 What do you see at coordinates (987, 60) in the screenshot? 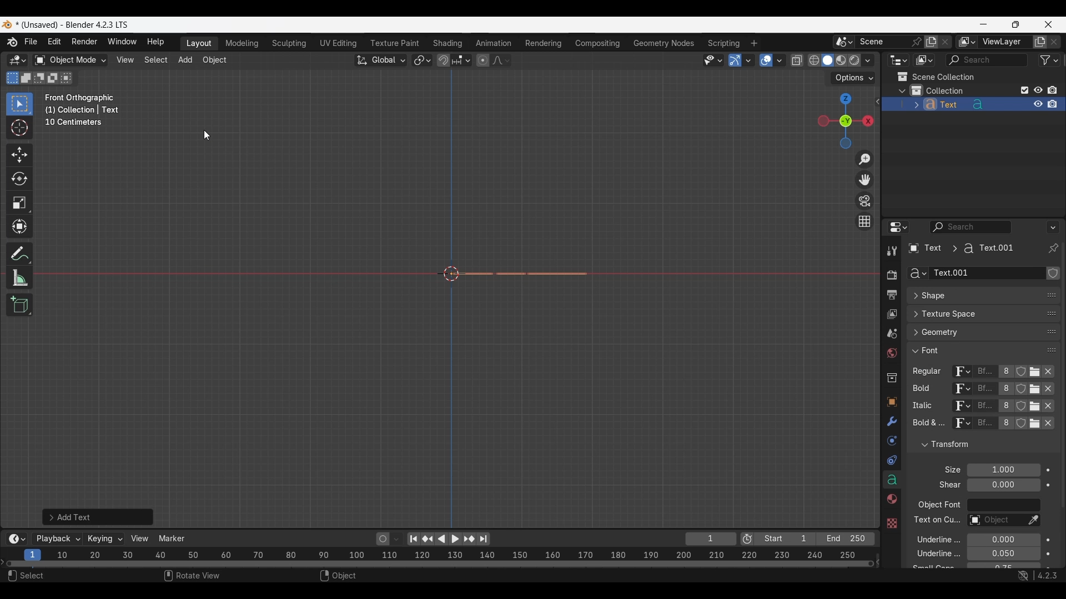
I see `Display filter` at bounding box center [987, 60].